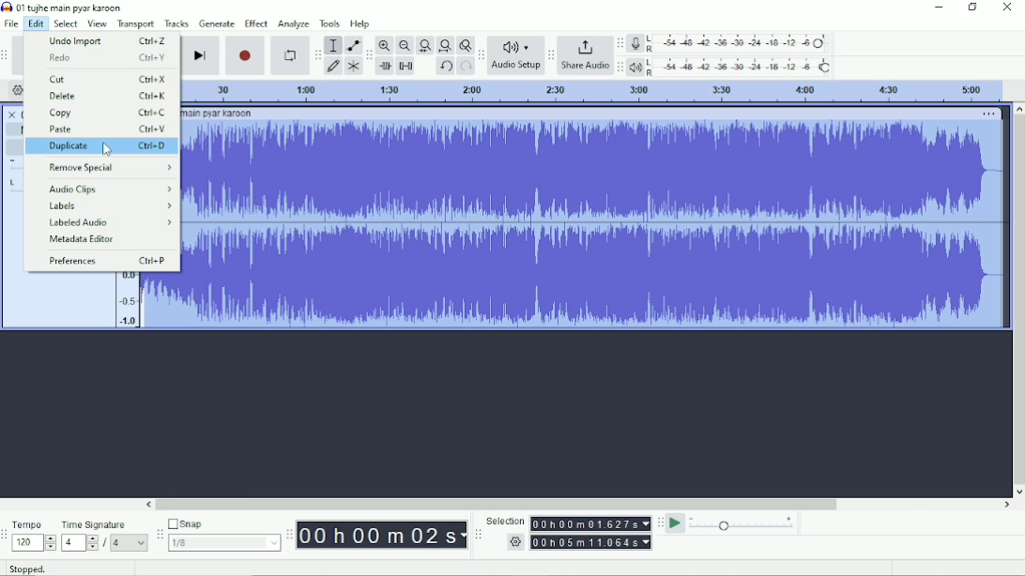 This screenshot has height=576, width=1025. Describe the element at coordinates (585, 55) in the screenshot. I see `Share Audio` at that location.